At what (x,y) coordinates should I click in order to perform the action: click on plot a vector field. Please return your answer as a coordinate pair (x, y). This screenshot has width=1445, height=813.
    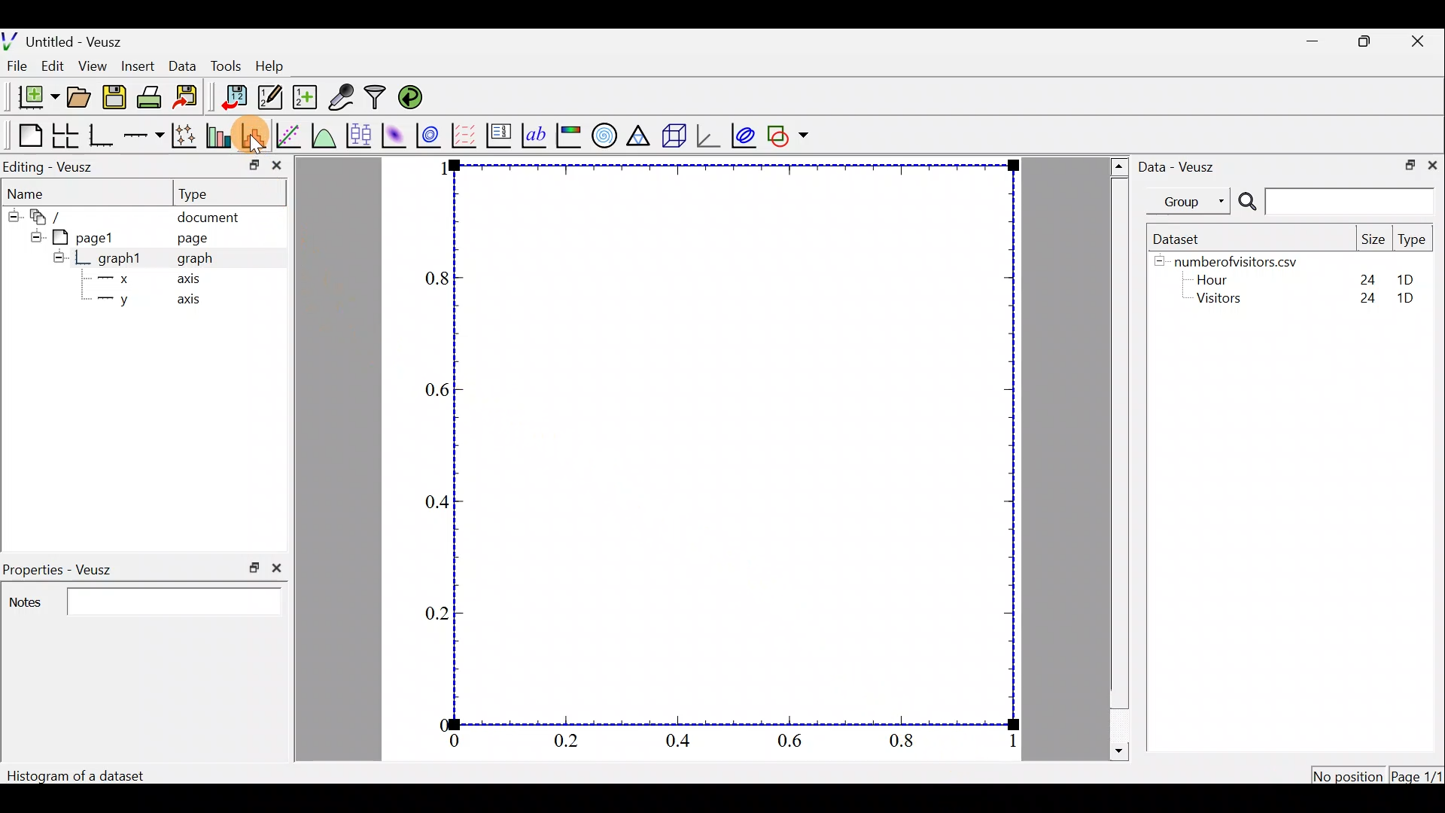
    Looking at the image, I should click on (464, 133).